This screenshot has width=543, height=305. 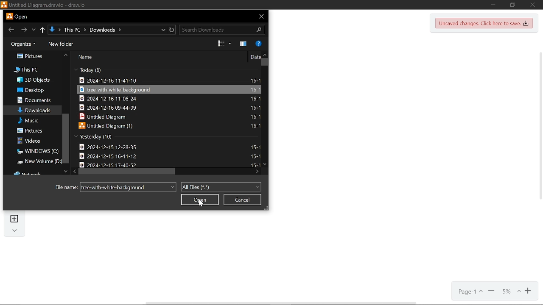 I want to click on File titled "2024-12-16 11-41-10", so click(x=171, y=80).